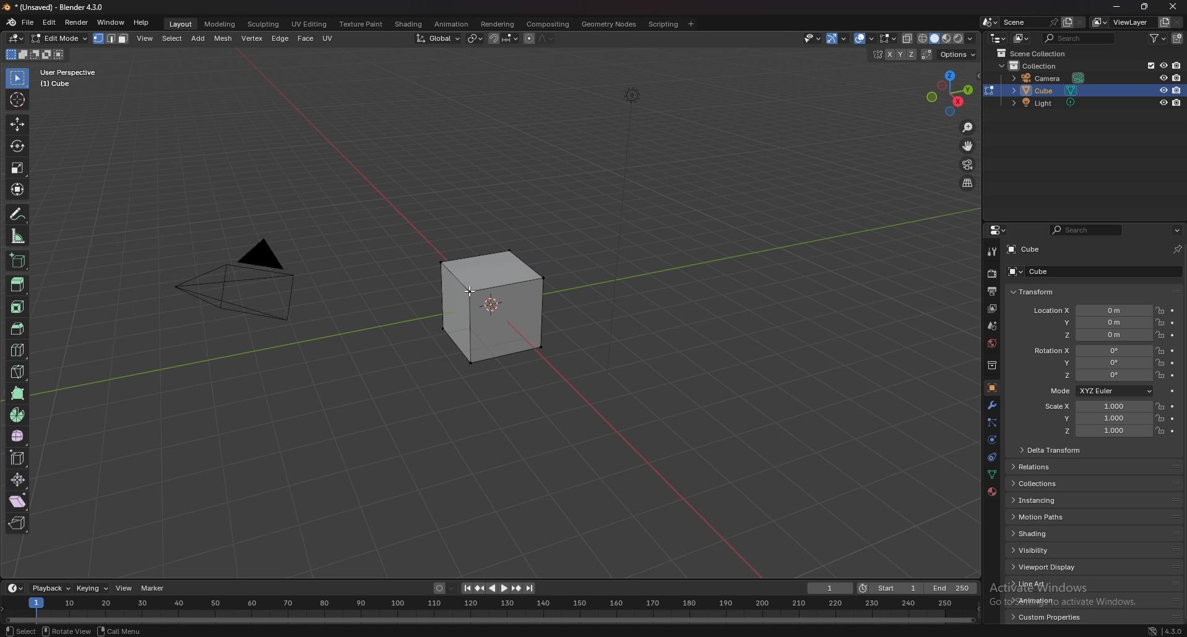 Image resolution: width=1187 pixels, height=637 pixels. I want to click on version, so click(1174, 631).